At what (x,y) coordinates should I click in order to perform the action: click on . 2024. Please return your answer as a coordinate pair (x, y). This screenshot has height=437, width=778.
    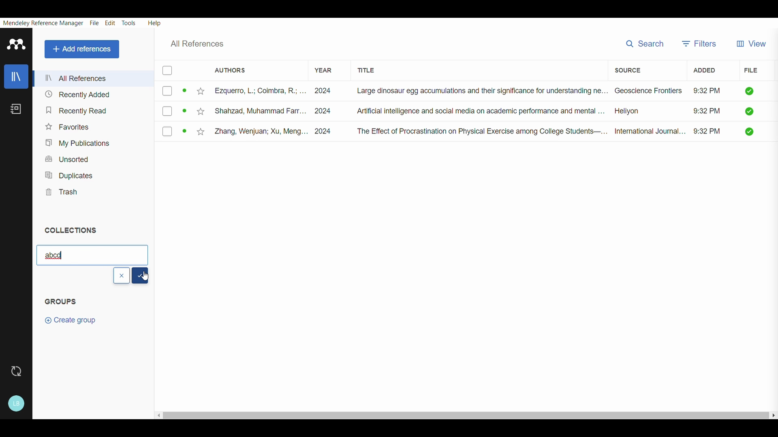
    Looking at the image, I should click on (323, 91).